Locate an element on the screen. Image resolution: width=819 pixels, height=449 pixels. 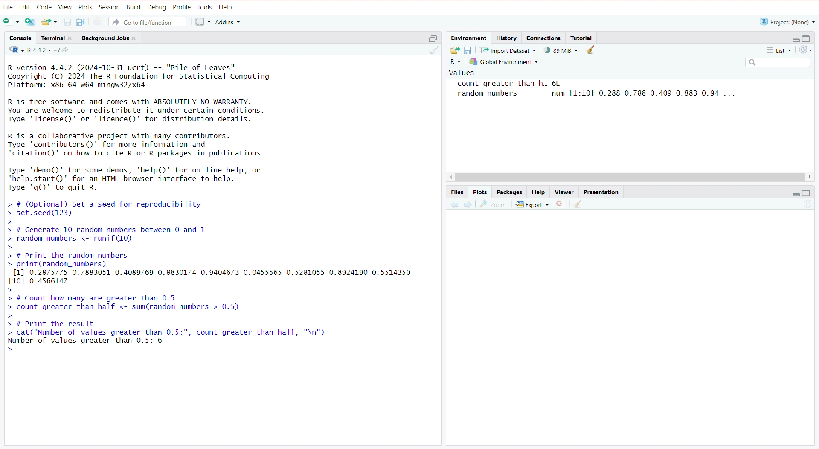
R442. ~/ is located at coordinates (38, 50).